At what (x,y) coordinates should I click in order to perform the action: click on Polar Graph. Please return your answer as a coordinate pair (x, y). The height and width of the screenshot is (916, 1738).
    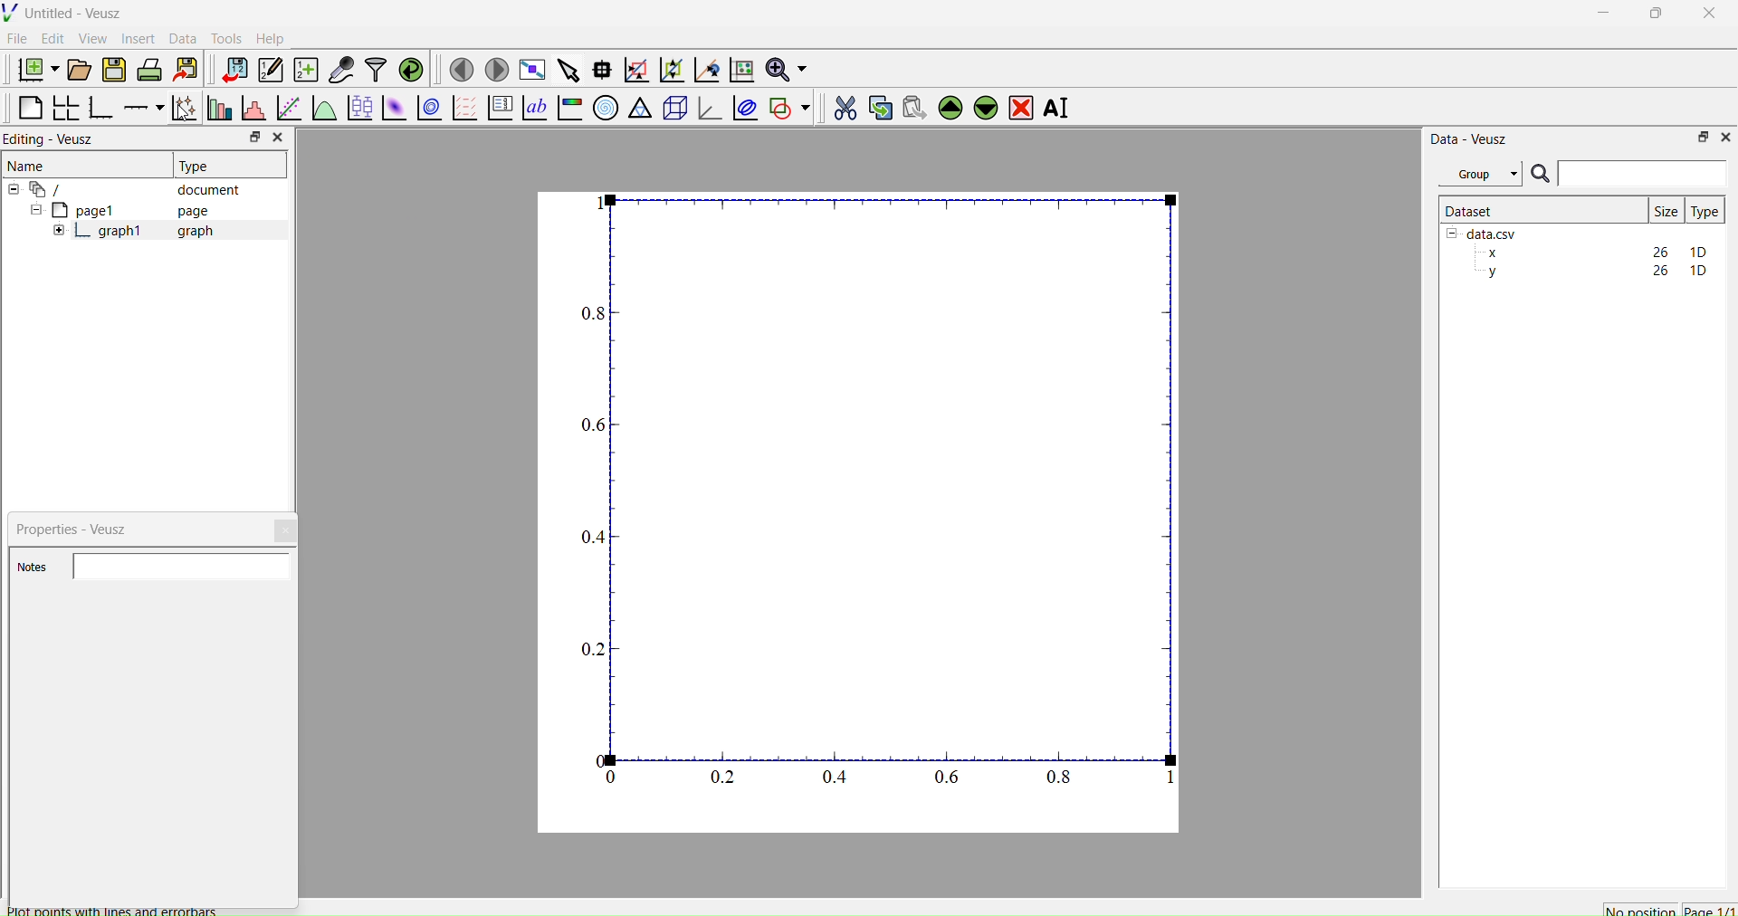
    Looking at the image, I should click on (606, 108).